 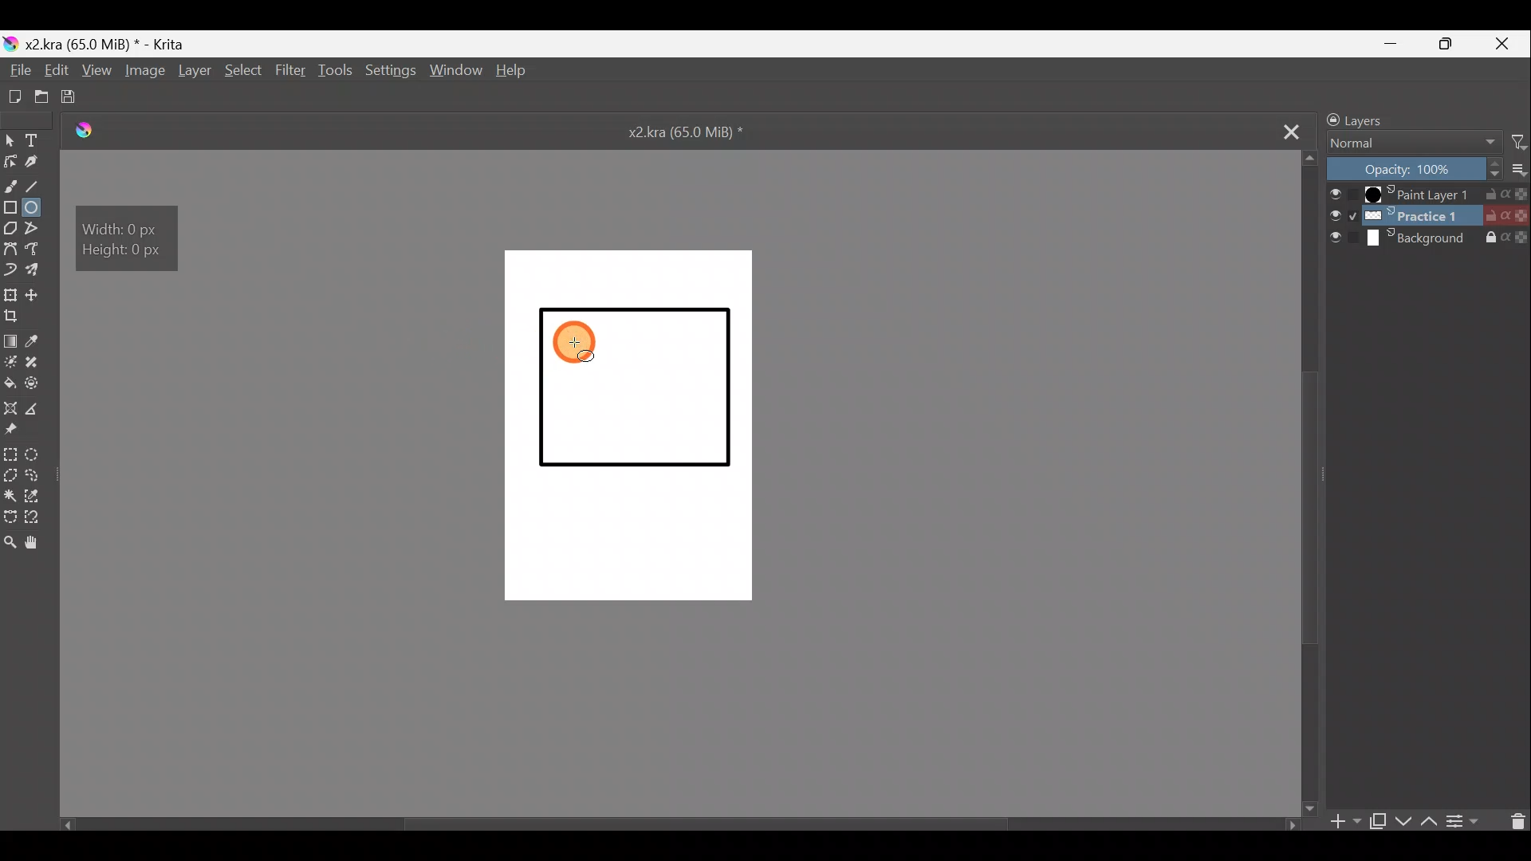 What do you see at coordinates (37, 269) in the screenshot?
I see `Multibrush tool` at bounding box center [37, 269].